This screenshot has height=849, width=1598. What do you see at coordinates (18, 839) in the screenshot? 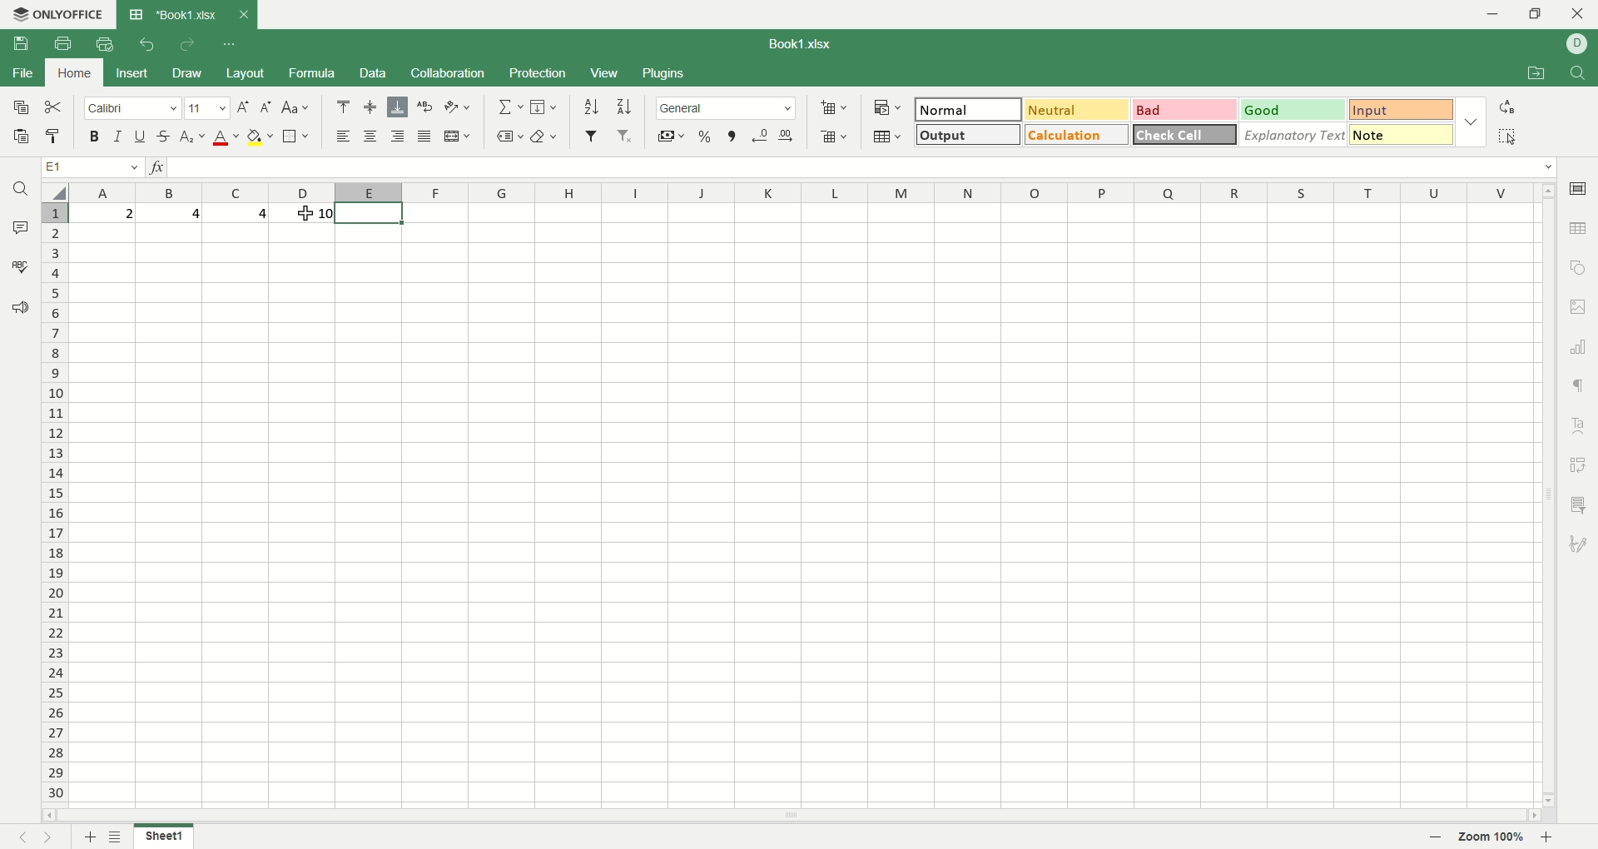
I see `previous sheet` at bounding box center [18, 839].